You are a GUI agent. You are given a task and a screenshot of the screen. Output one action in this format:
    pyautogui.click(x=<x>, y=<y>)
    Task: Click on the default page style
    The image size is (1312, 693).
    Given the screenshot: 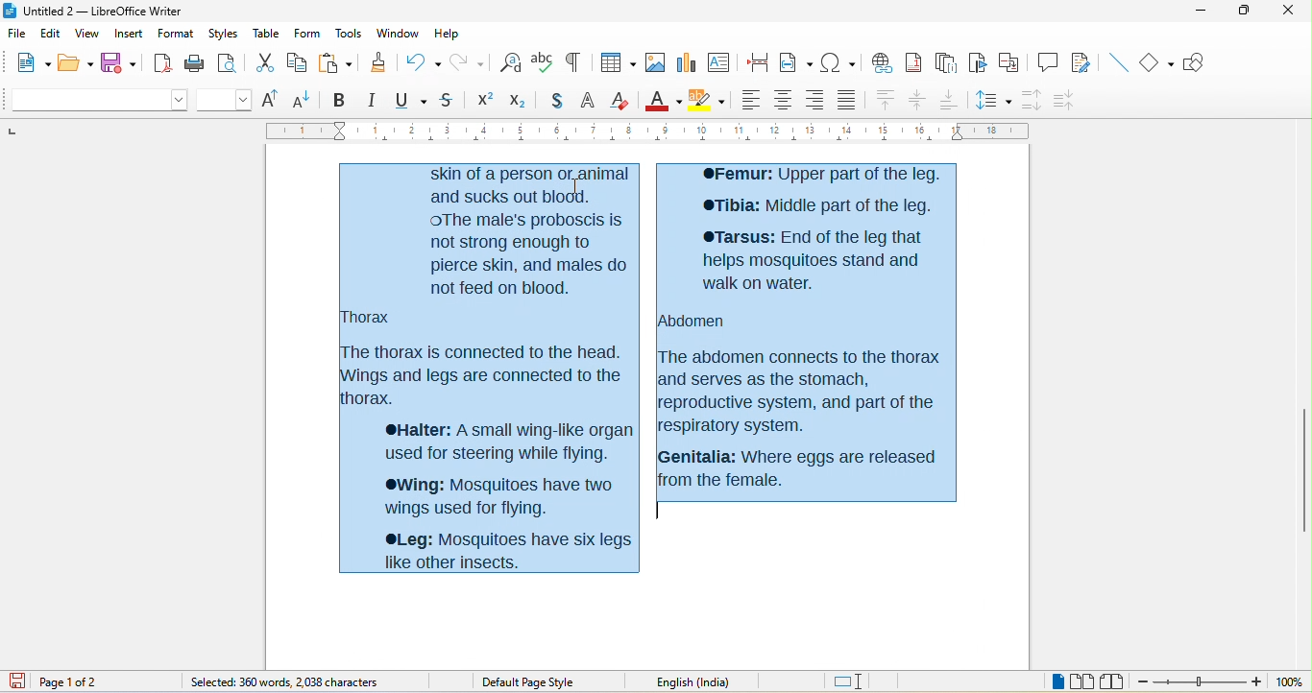 What is the action you would take?
    pyautogui.click(x=531, y=683)
    